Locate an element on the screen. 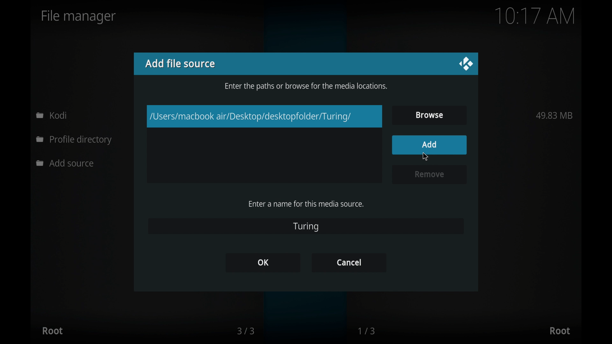 The height and width of the screenshot is (344, 612). browse is located at coordinates (430, 115).